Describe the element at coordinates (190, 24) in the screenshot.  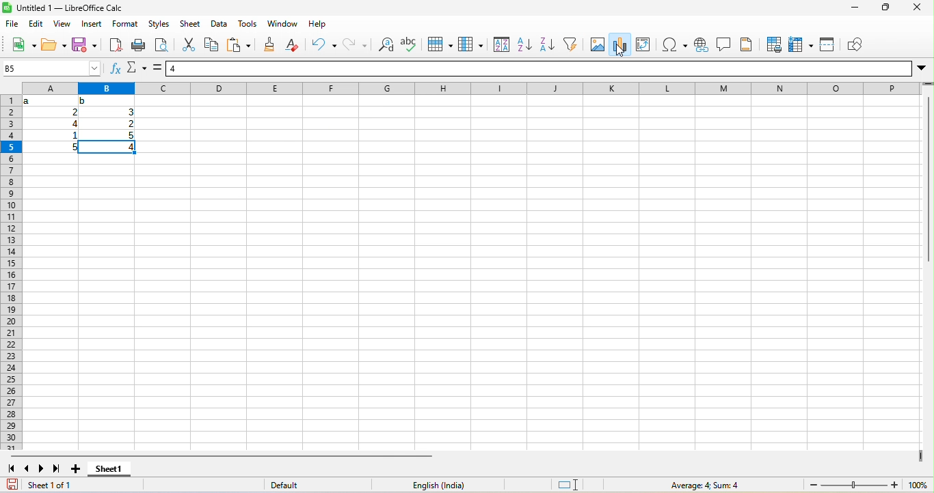
I see `sheet` at that location.